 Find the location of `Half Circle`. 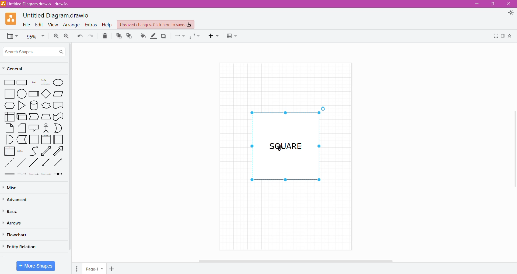

Half Circle is located at coordinates (58, 128).